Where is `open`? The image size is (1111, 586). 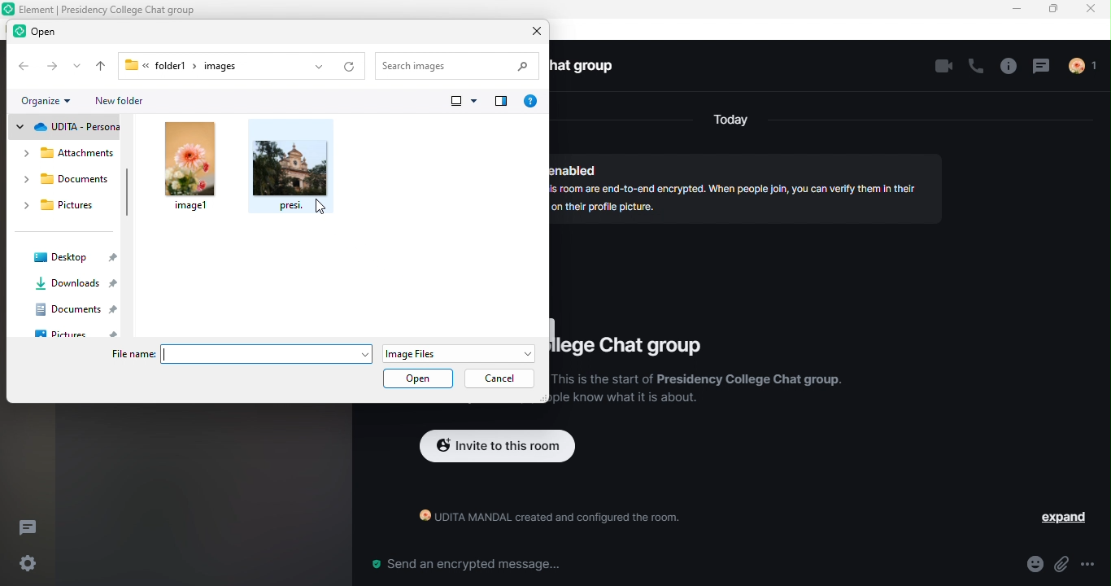
open is located at coordinates (418, 377).